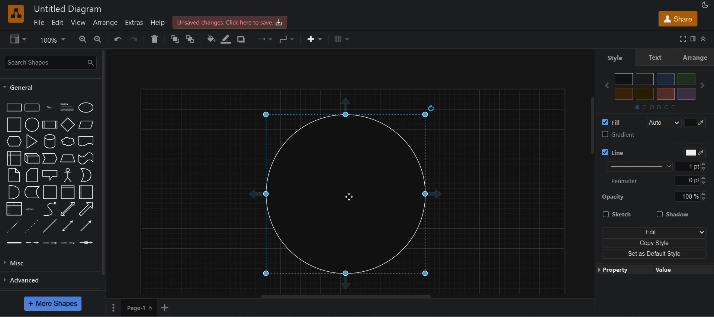  Describe the element at coordinates (87, 125) in the screenshot. I see `parallelogram` at that location.